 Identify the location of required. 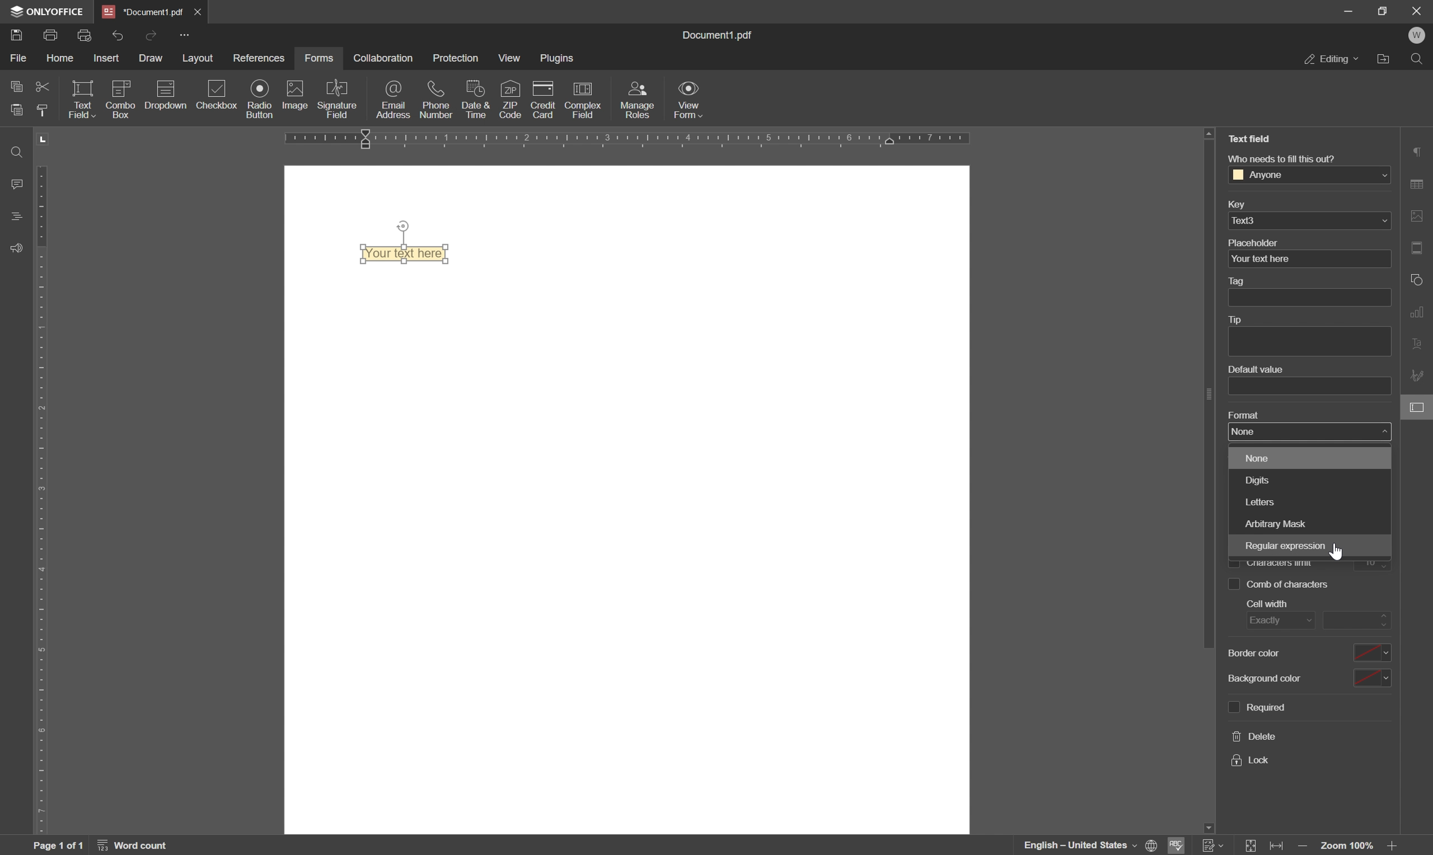
(1266, 705).